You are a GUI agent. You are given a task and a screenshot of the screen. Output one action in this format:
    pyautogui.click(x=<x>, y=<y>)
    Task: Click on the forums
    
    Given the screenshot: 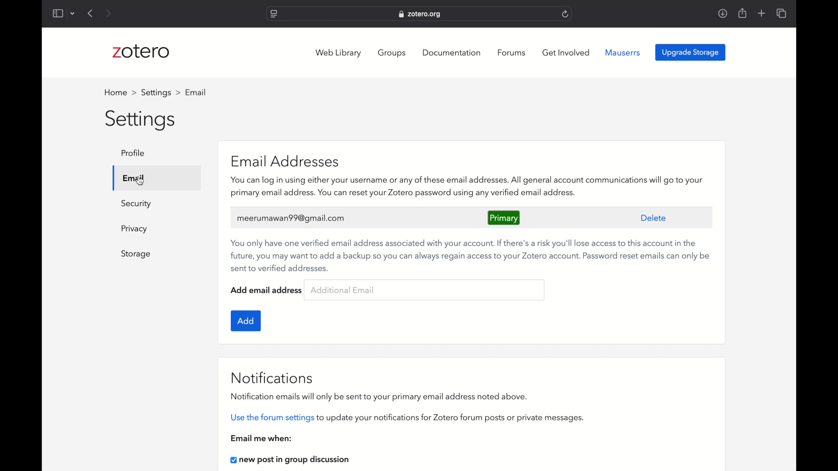 What is the action you would take?
    pyautogui.click(x=513, y=53)
    